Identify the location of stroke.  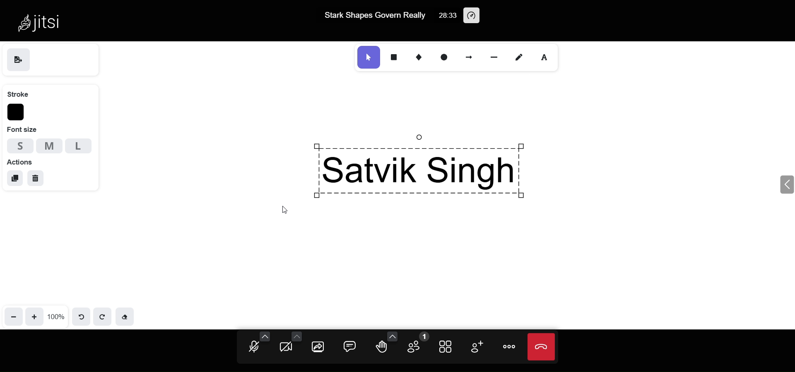
(18, 94).